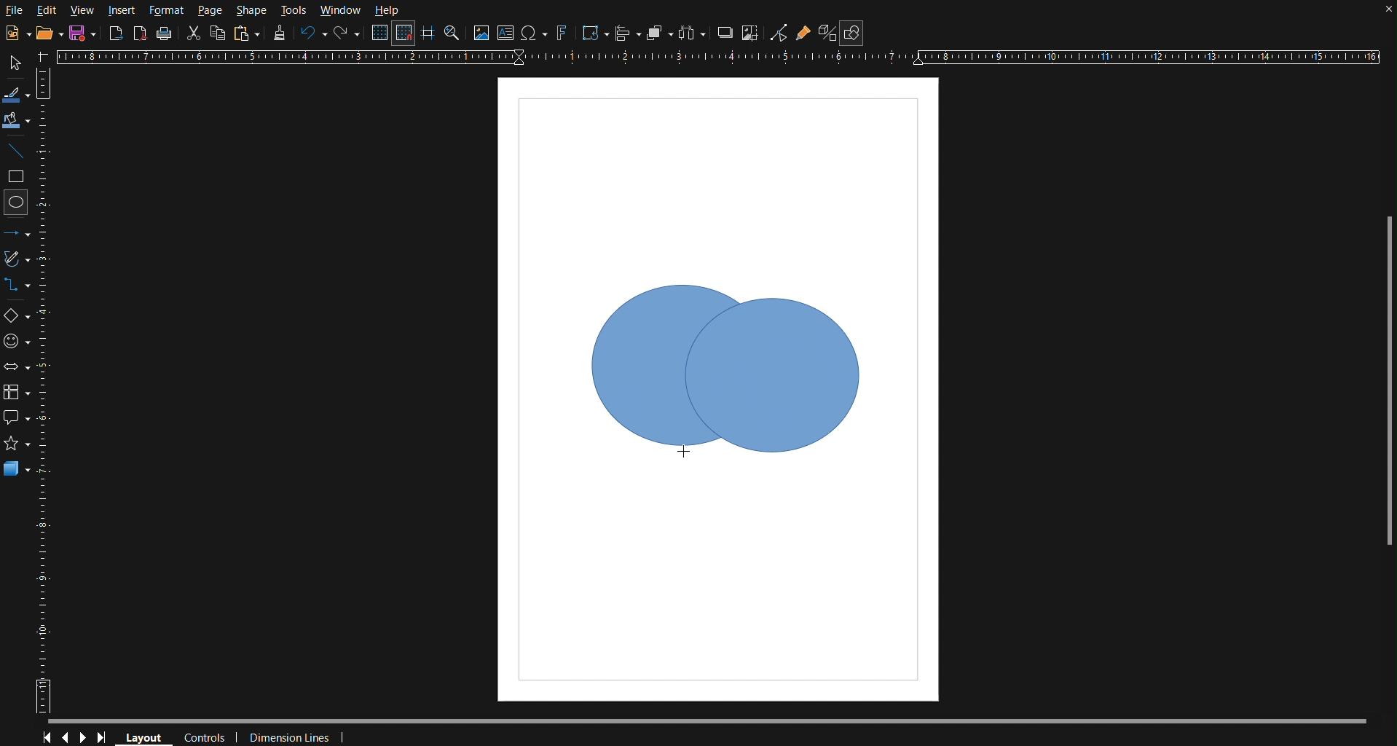  What do you see at coordinates (76, 736) in the screenshot?
I see `Controls` at bounding box center [76, 736].